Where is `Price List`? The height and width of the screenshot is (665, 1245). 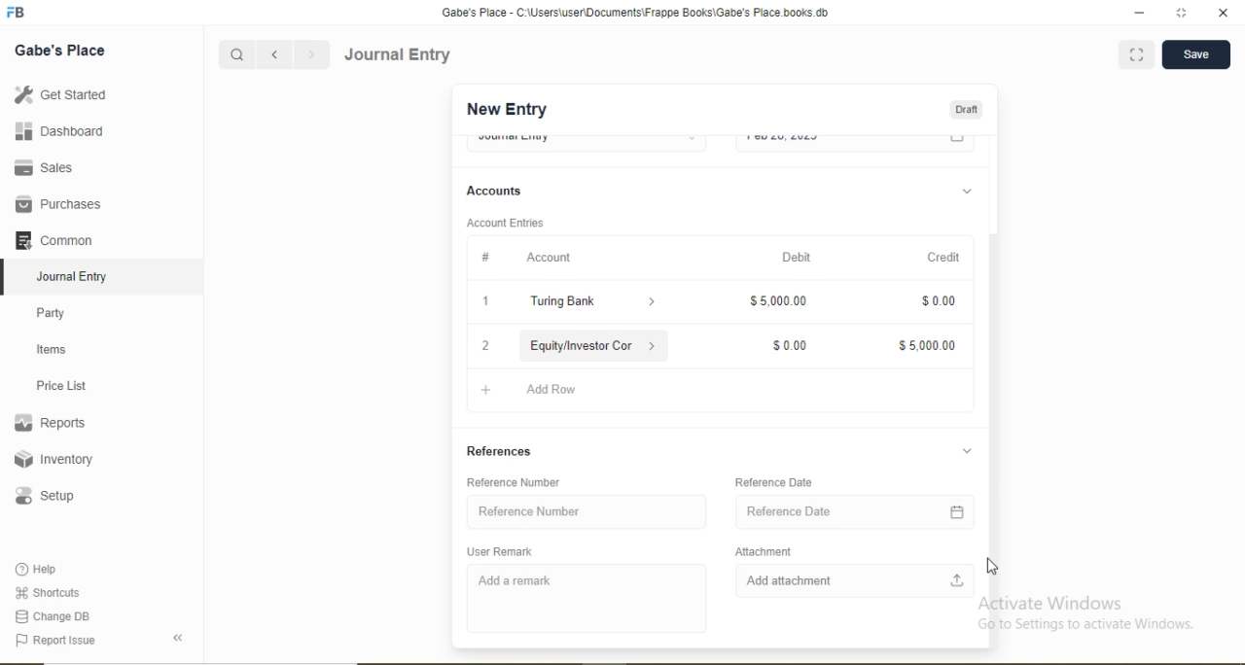 Price List is located at coordinates (60, 386).